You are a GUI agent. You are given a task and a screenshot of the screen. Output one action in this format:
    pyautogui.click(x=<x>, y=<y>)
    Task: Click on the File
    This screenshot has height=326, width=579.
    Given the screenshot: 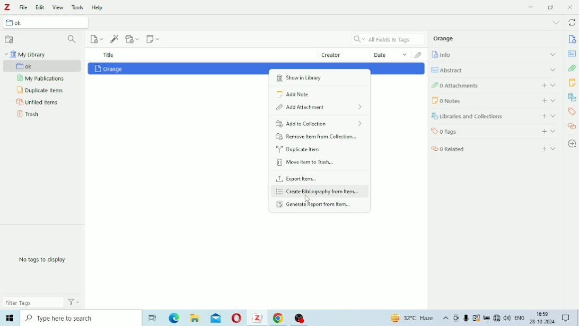 What is the action you would take?
    pyautogui.click(x=24, y=7)
    